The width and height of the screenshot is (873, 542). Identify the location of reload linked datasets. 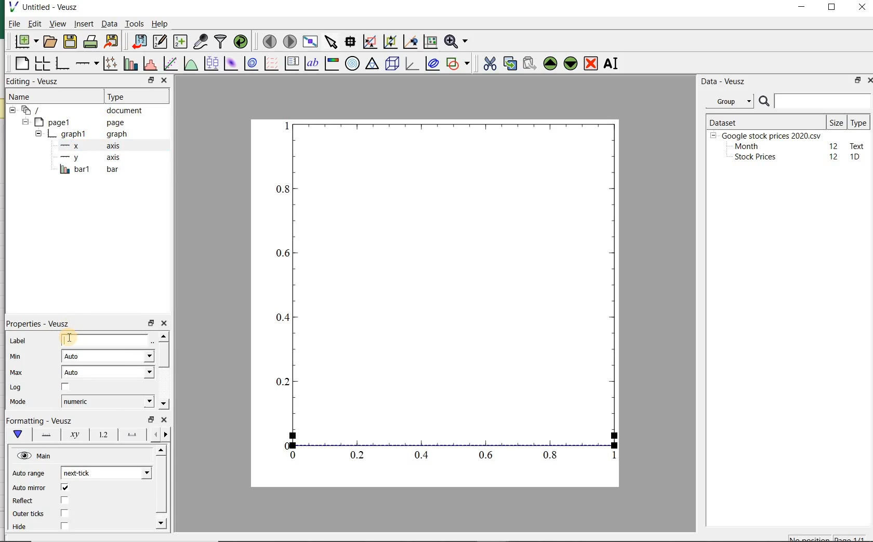
(243, 42).